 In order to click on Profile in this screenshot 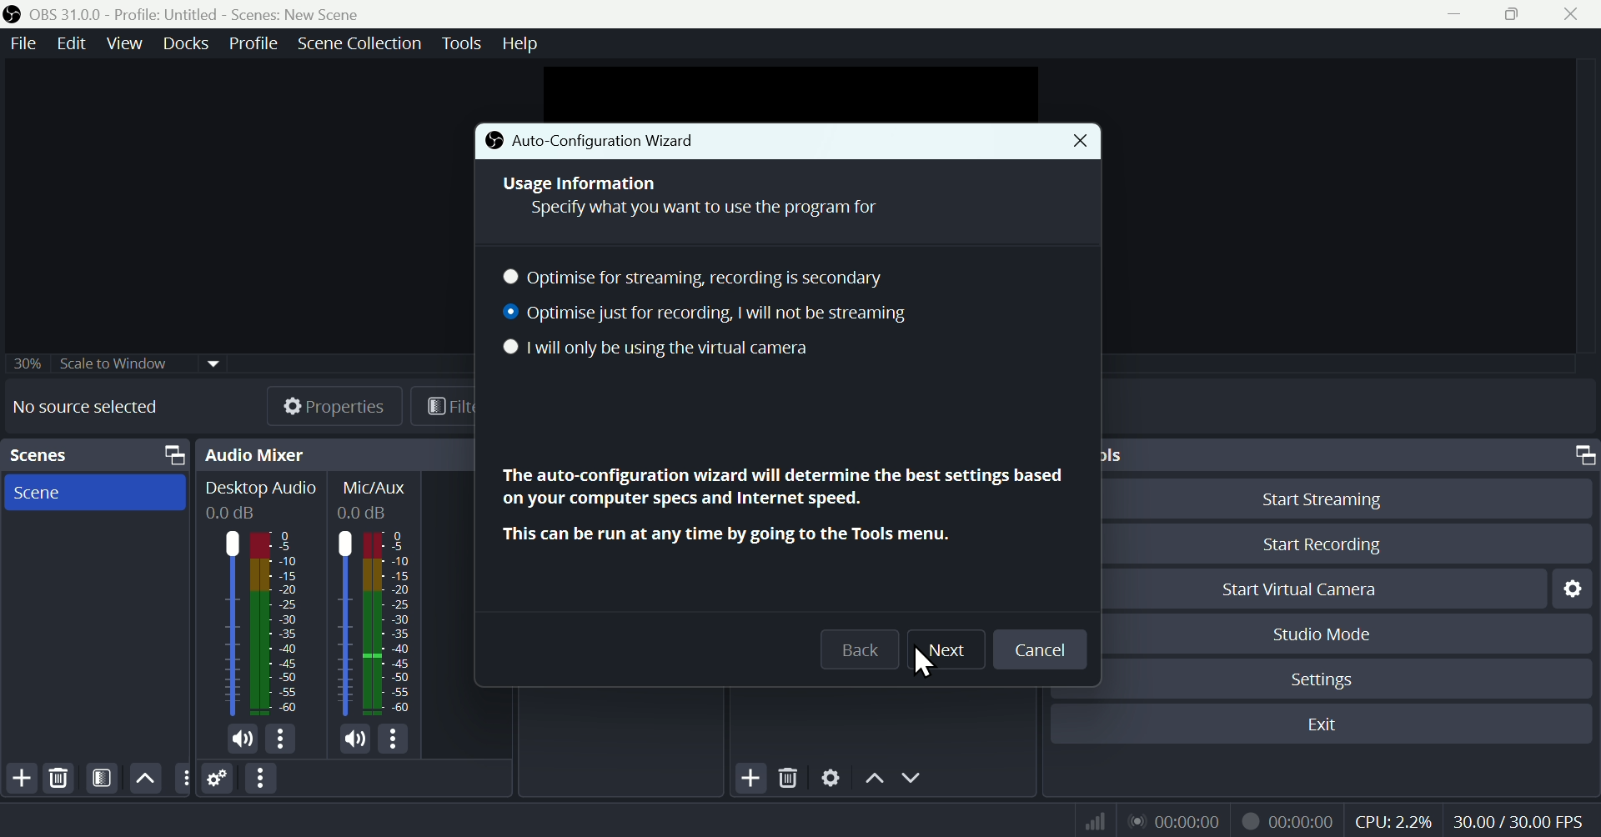, I will do `click(249, 43)`.